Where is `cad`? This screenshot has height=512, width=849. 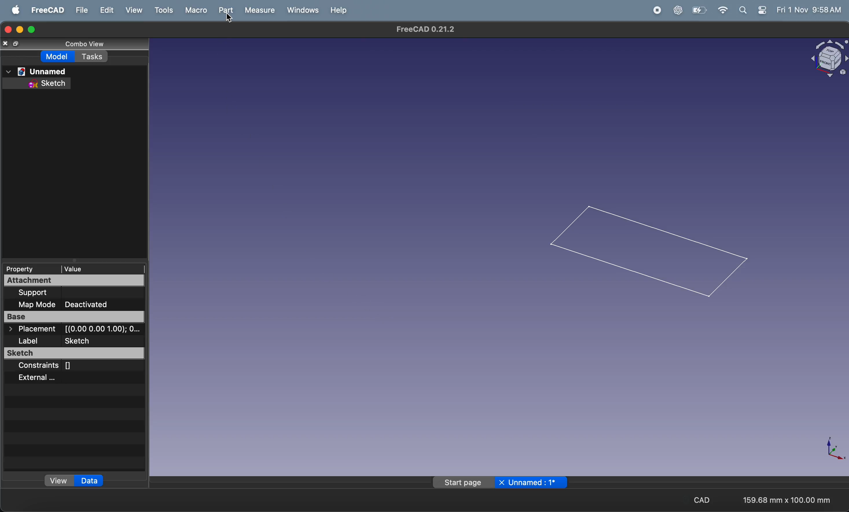
cad is located at coordinates (699, 501).